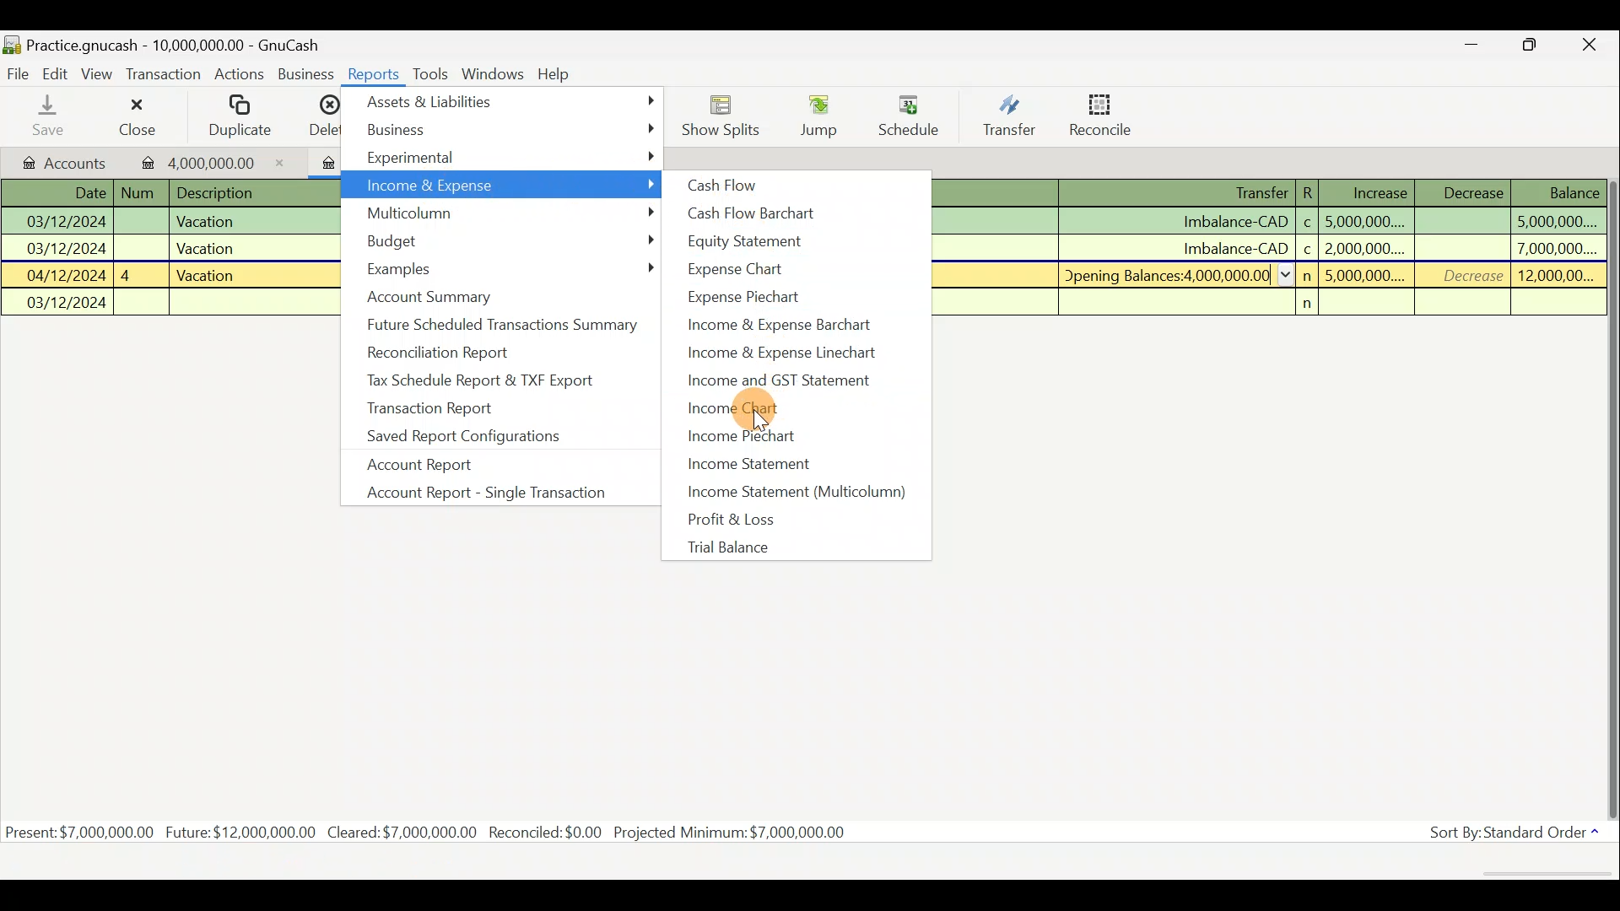 This screenshot has height=911, width=1620. Describe the element at coordinates (508, 156) in the screenshot. I see `Experimental` at that location.